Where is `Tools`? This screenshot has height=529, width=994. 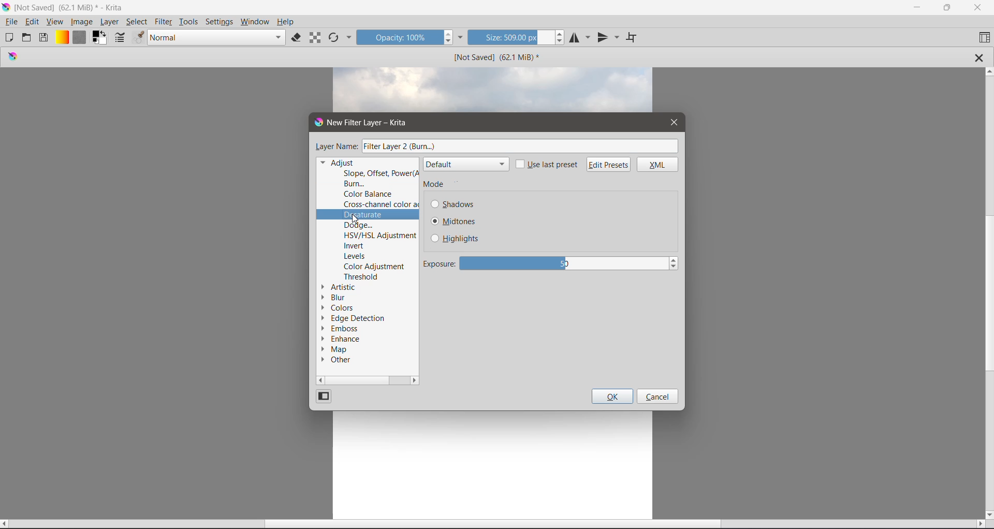
Tools is located at coordinates (190, 20).